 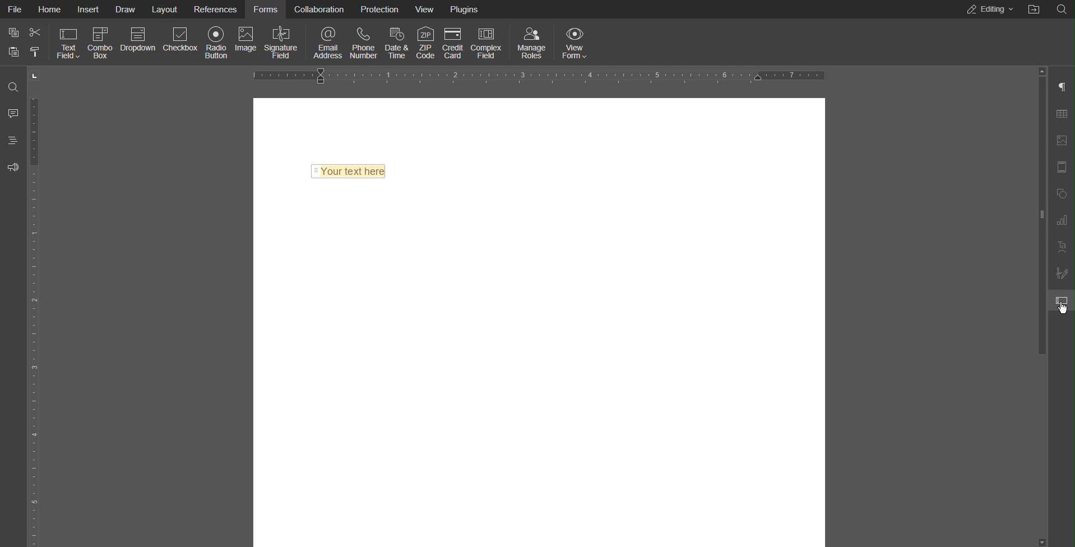 I want to click on Graph Settings, so click(x=1060, y=219).